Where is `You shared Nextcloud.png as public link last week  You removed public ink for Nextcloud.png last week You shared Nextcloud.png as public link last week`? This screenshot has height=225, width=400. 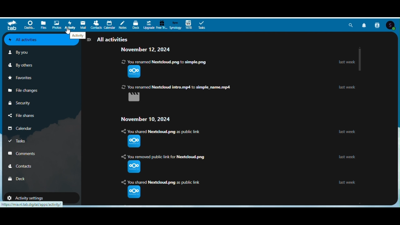 You shared Nextcloud.png as public link last week  You removed public ink for Nextcloud.png last week You shared Nextcloud.png as public link last week is located at coordinates (241, 164).